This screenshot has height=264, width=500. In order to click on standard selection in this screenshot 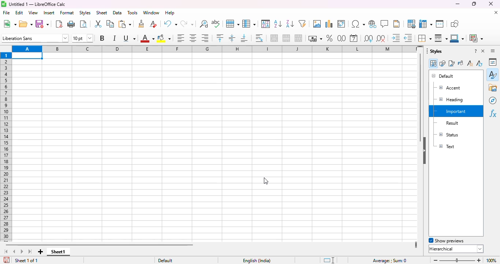, I will do `click(329, 260)`.